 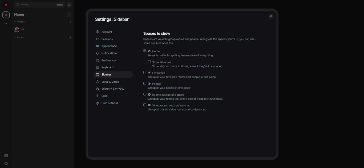 I want to click on keyboard, so click(x=106, y=67).